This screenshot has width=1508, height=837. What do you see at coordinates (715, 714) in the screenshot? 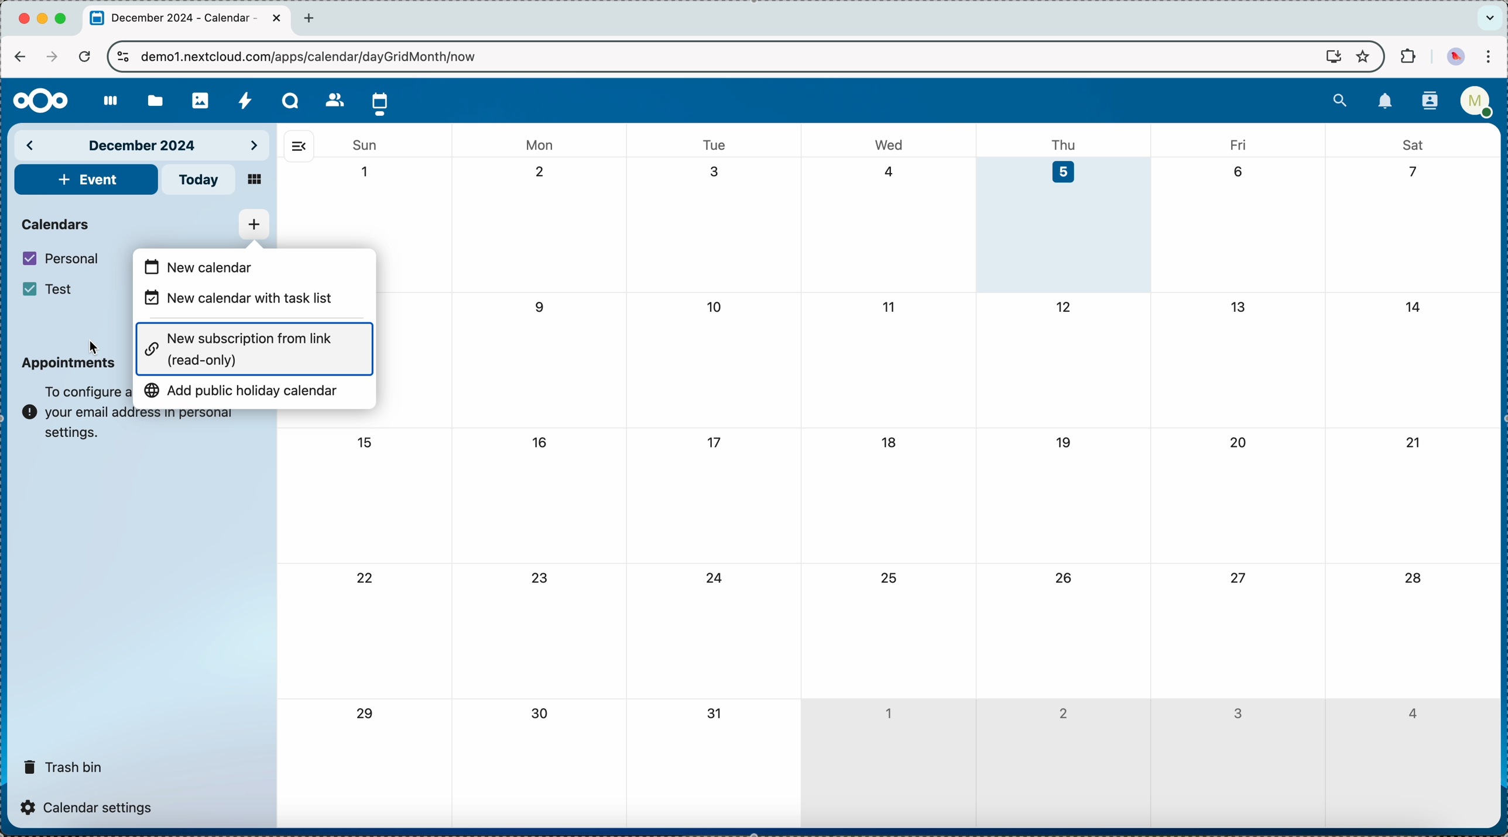
I see `31` at bounding box center [715, 714].